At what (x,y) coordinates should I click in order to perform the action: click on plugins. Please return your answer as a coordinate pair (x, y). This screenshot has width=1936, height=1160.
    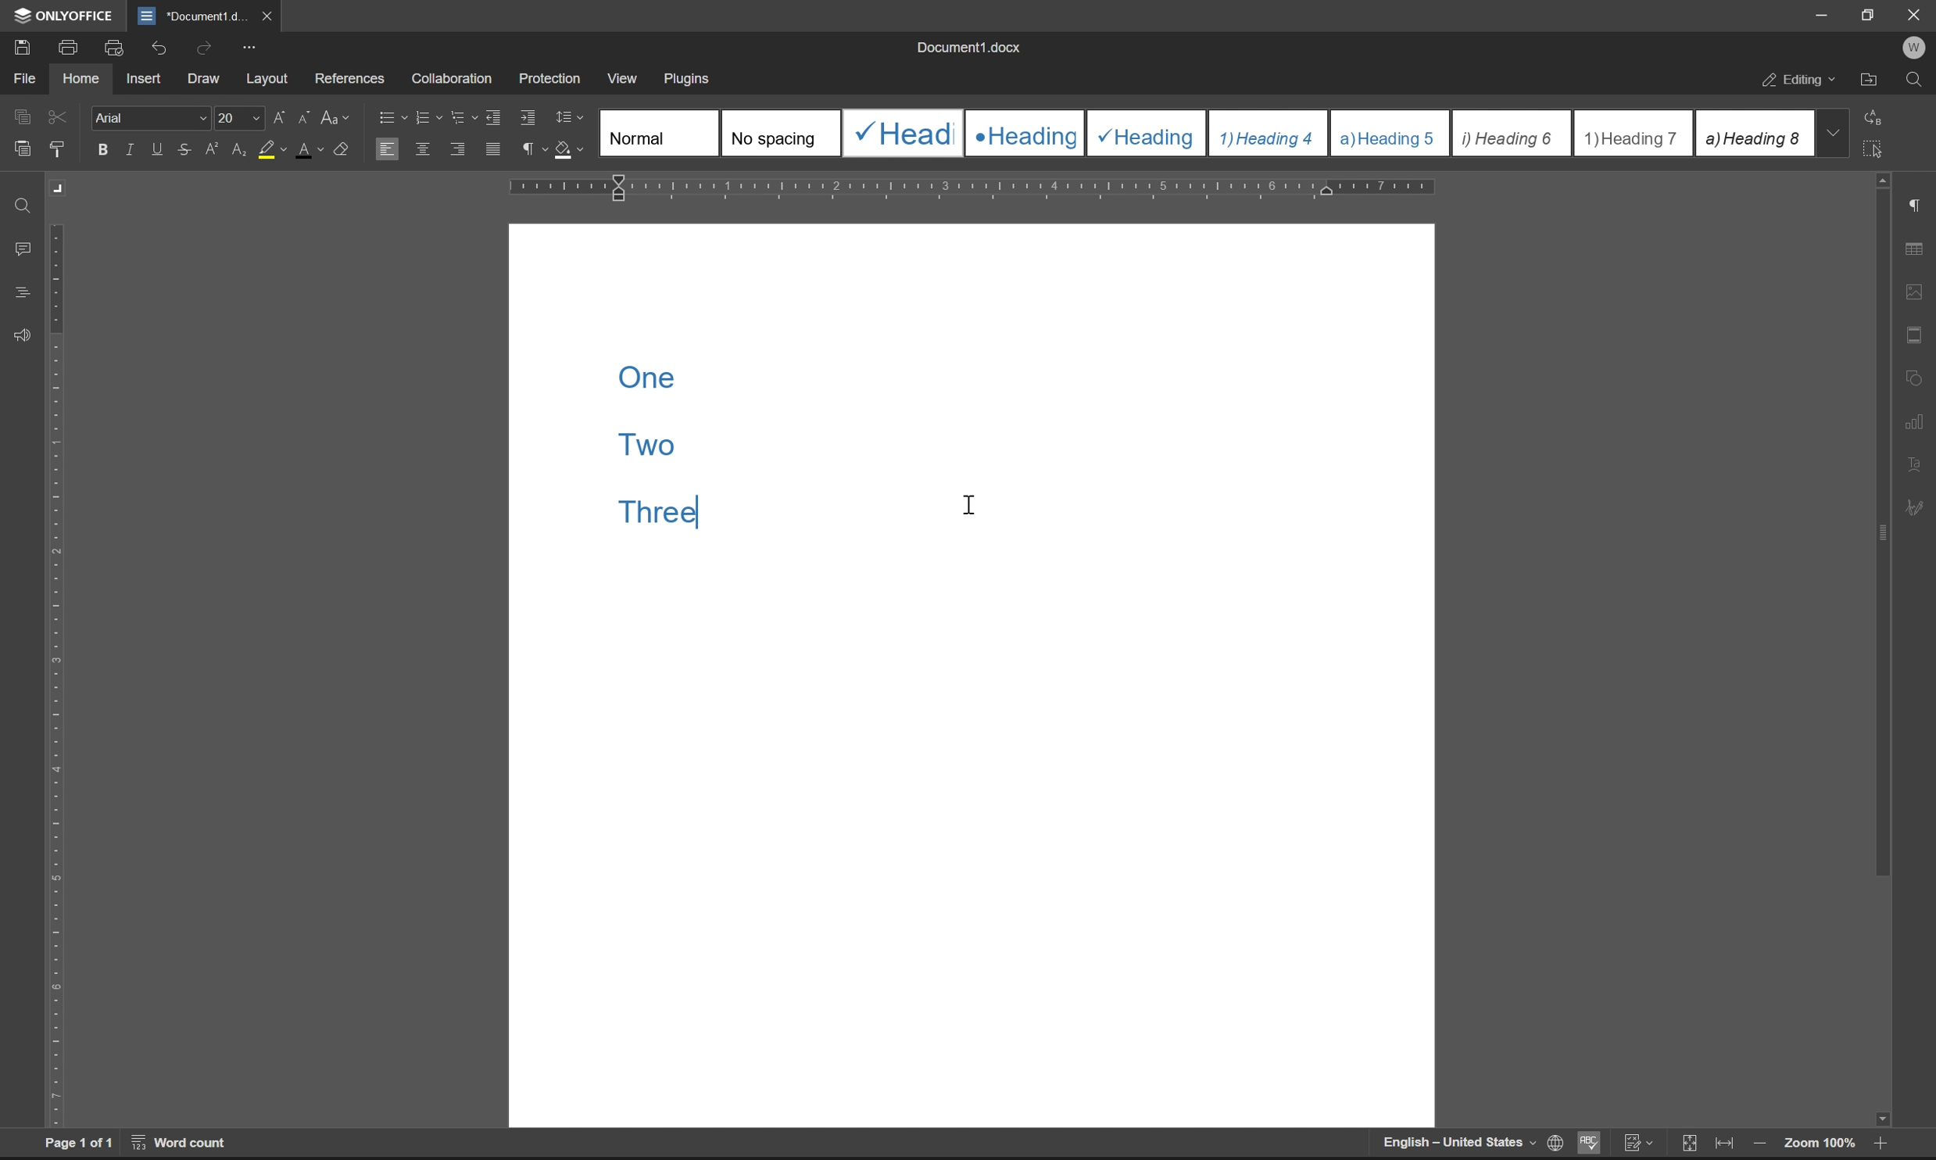
    Looking at the image, I should click on (689, 80).